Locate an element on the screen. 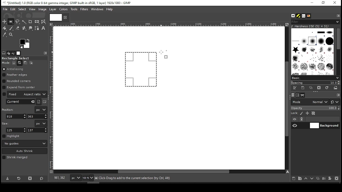 The image size is (342, 192). antialiasing is located at coordinates (13, 69).